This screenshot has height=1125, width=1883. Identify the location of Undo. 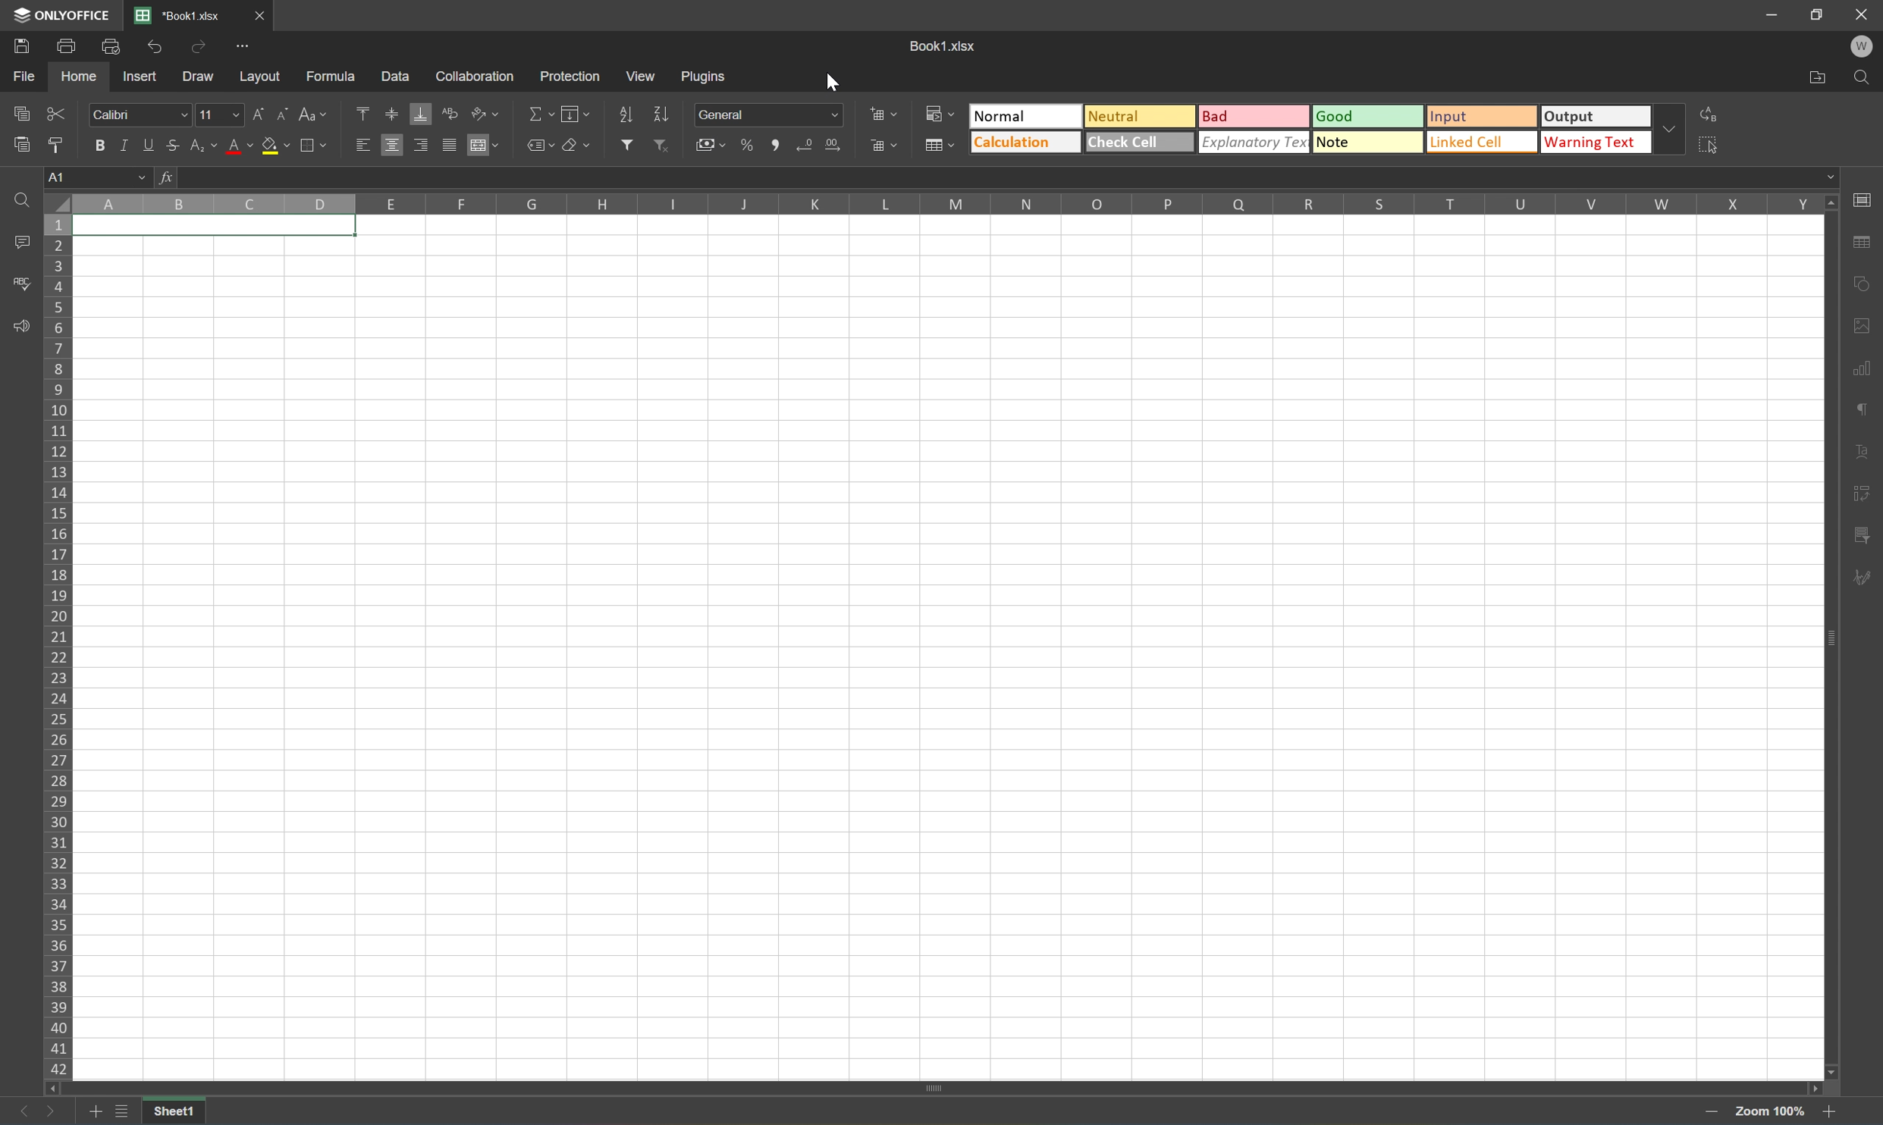
(157, 47).